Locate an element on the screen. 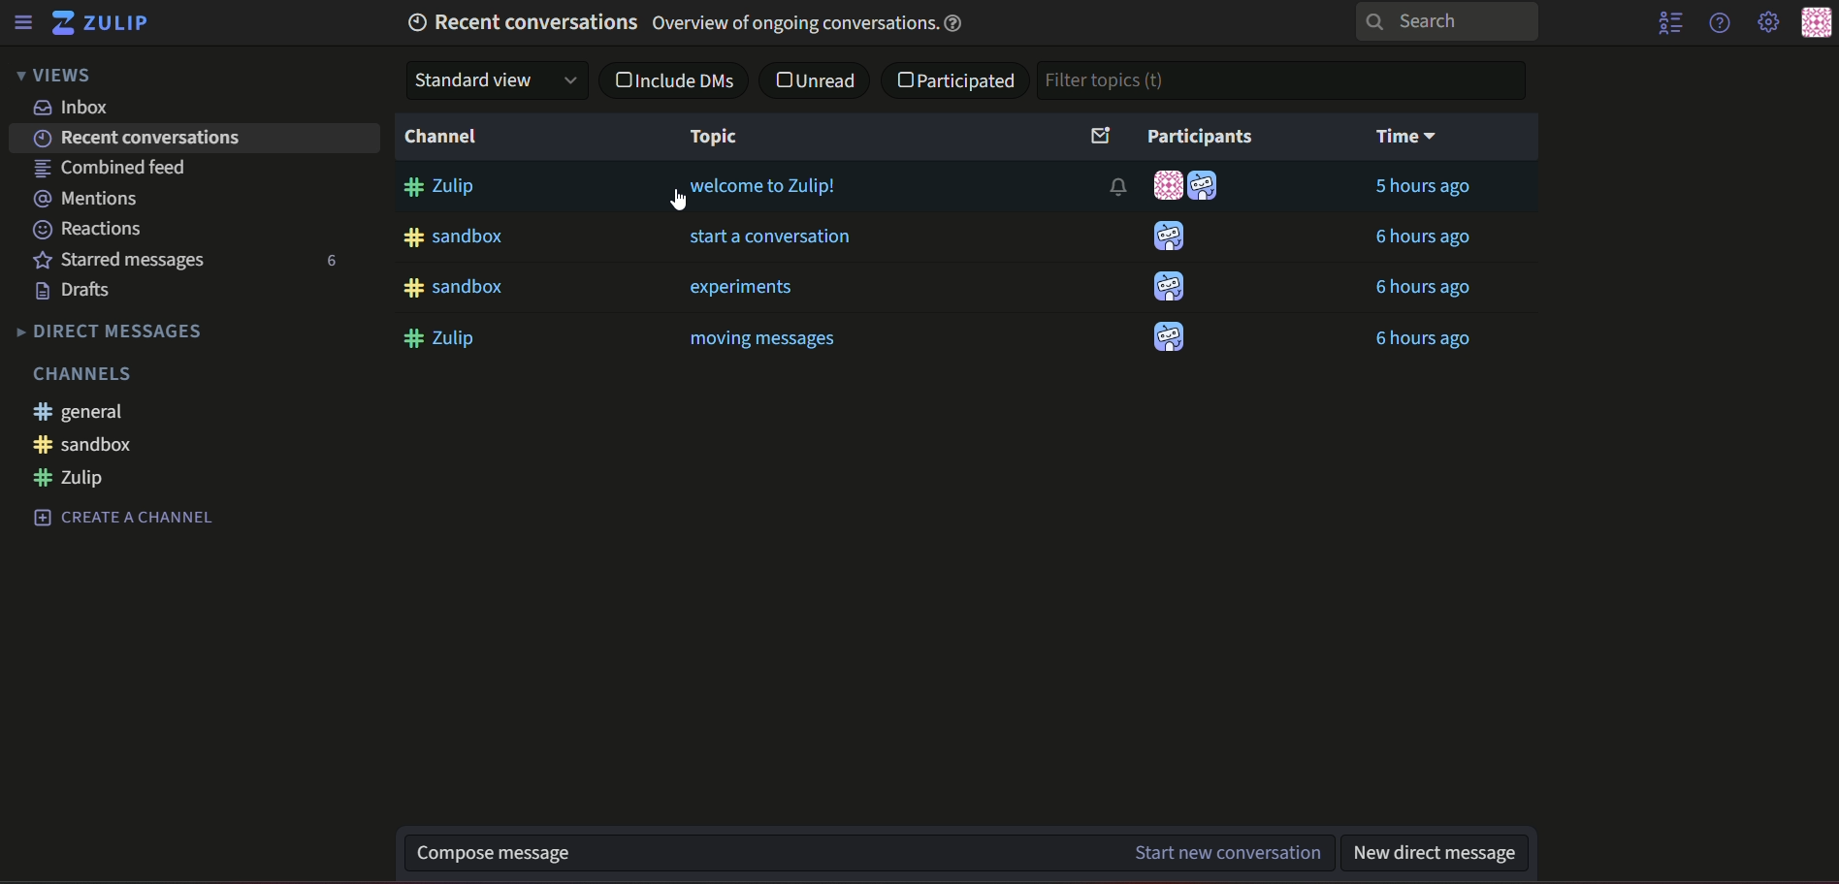  icon is located at coordinates (1204, 184).